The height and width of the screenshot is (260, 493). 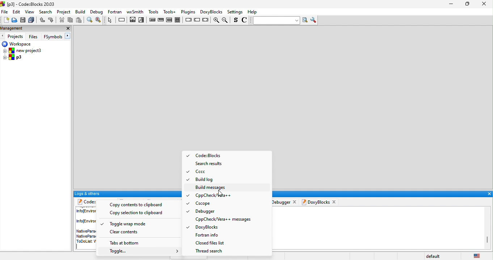 What do you see at coordinates (197, 20) in the screenshot?
I see `continue instruction` at bounding box center [197, 20].